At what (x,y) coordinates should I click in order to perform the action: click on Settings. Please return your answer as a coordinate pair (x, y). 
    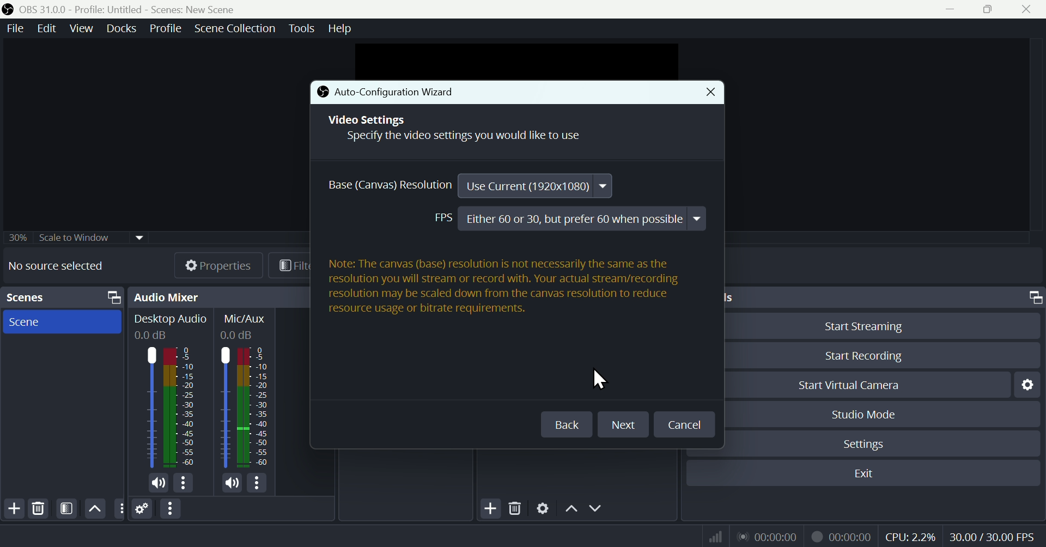
    Looking at the image, I should click on (1026, 385).